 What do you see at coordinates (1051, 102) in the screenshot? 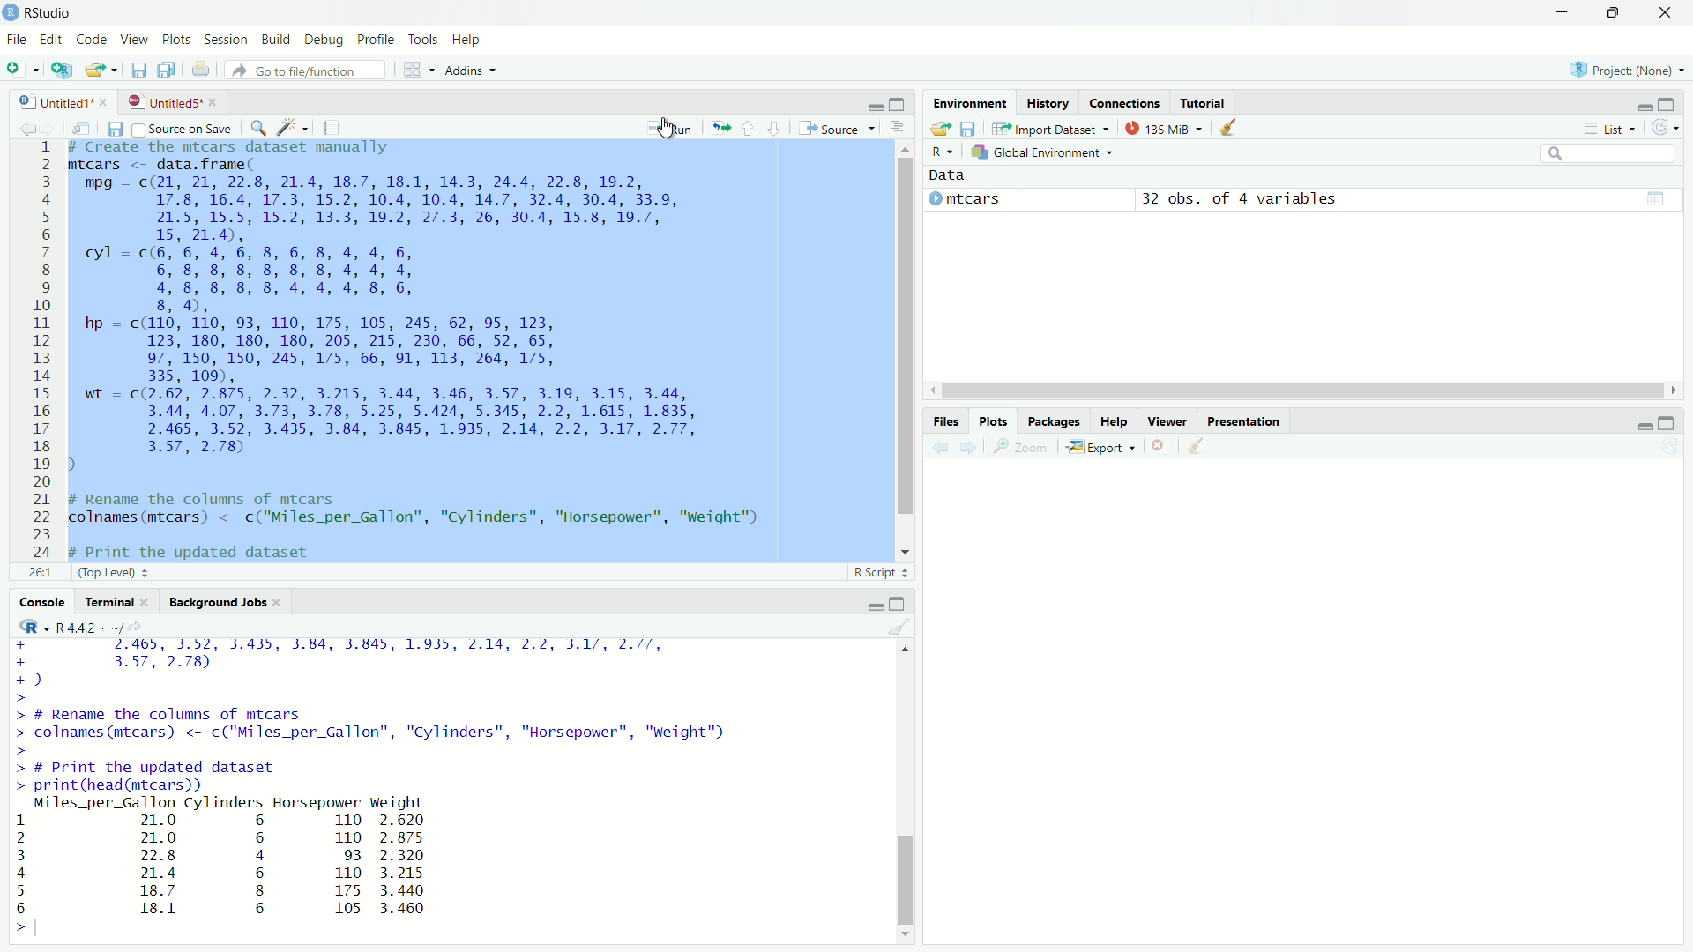
I see `History` at bounding box center [1051, 102].